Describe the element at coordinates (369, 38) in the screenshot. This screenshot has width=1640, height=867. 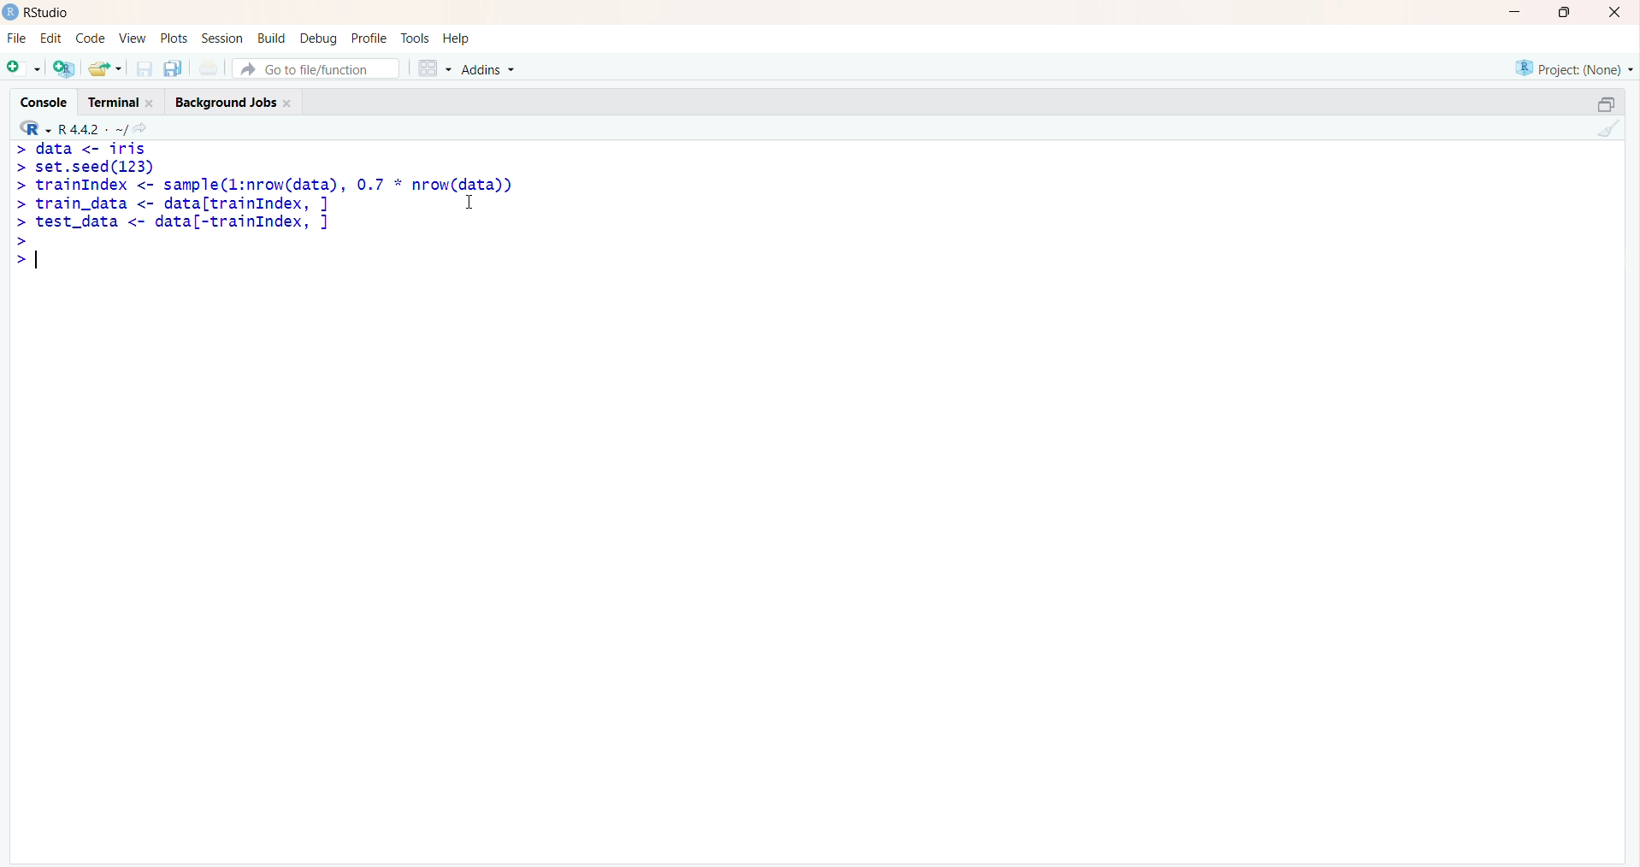
I see `Profile` at that location.